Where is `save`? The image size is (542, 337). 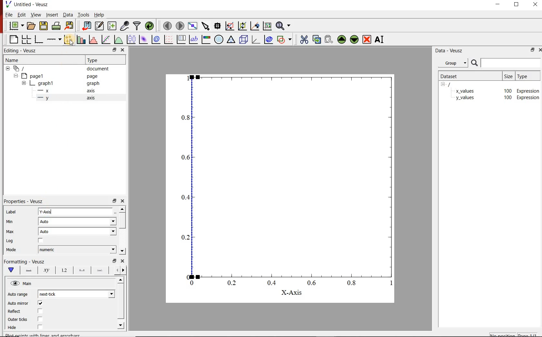
save is located at coordinates (44, 26).